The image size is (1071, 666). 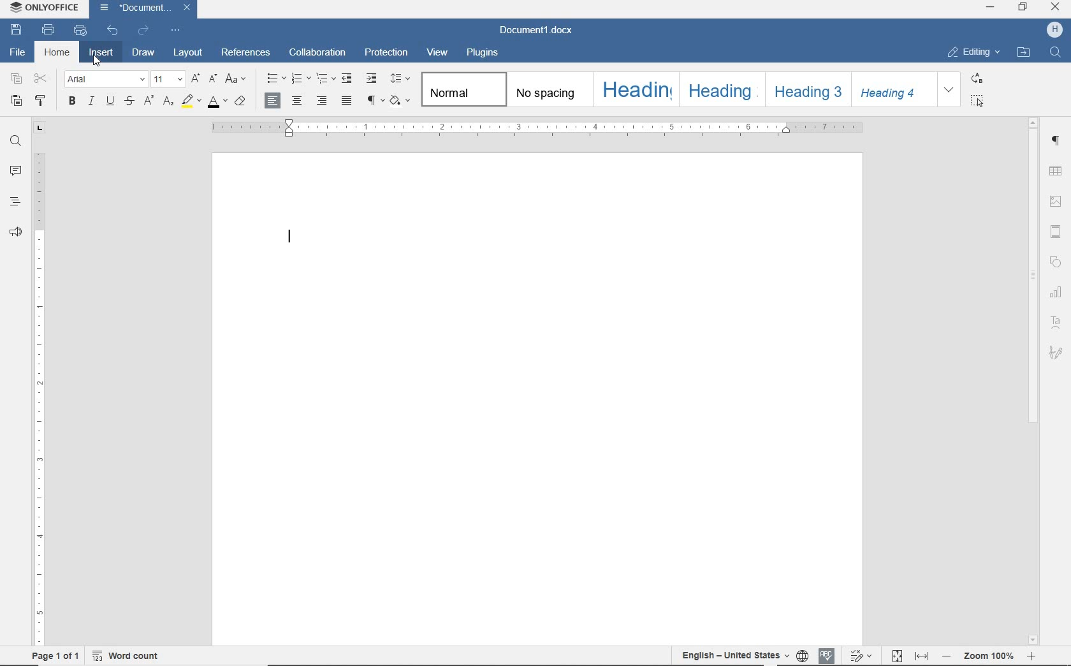 What do you see at coordinates (165, 80) in the screenshot?
I see `font size` at bounding box center [165, 80].